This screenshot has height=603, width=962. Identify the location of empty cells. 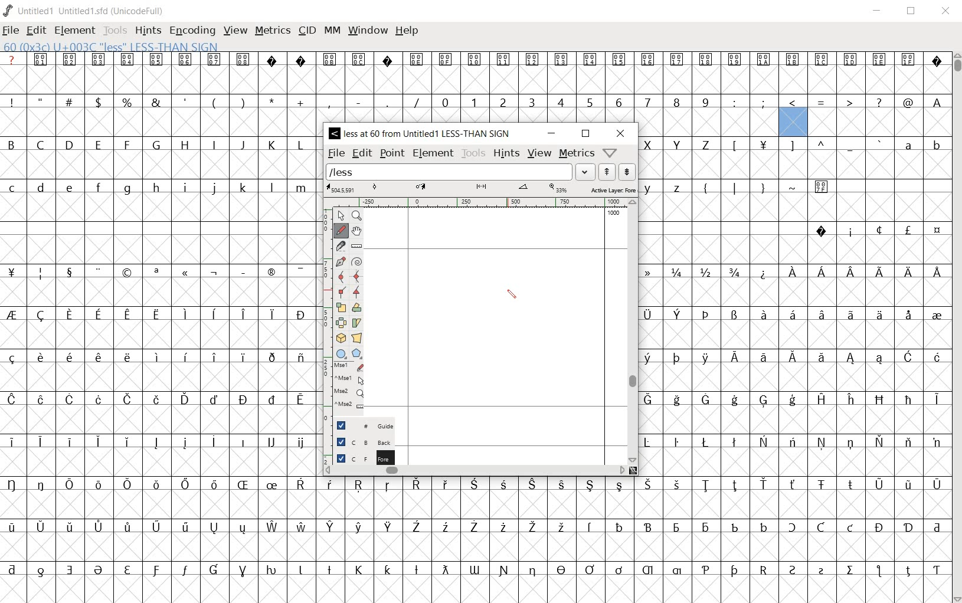
(793, 165).